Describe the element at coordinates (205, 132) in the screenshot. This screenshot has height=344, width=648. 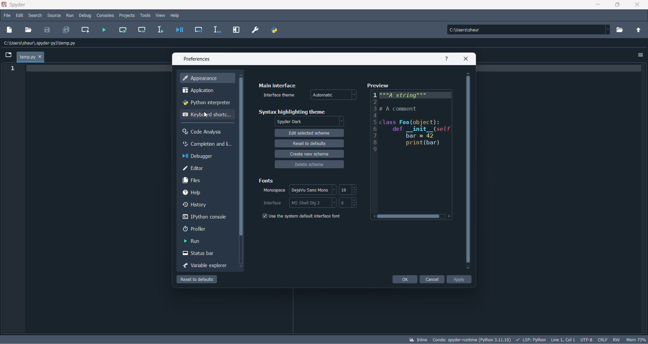
I see `code analysis` at that location.